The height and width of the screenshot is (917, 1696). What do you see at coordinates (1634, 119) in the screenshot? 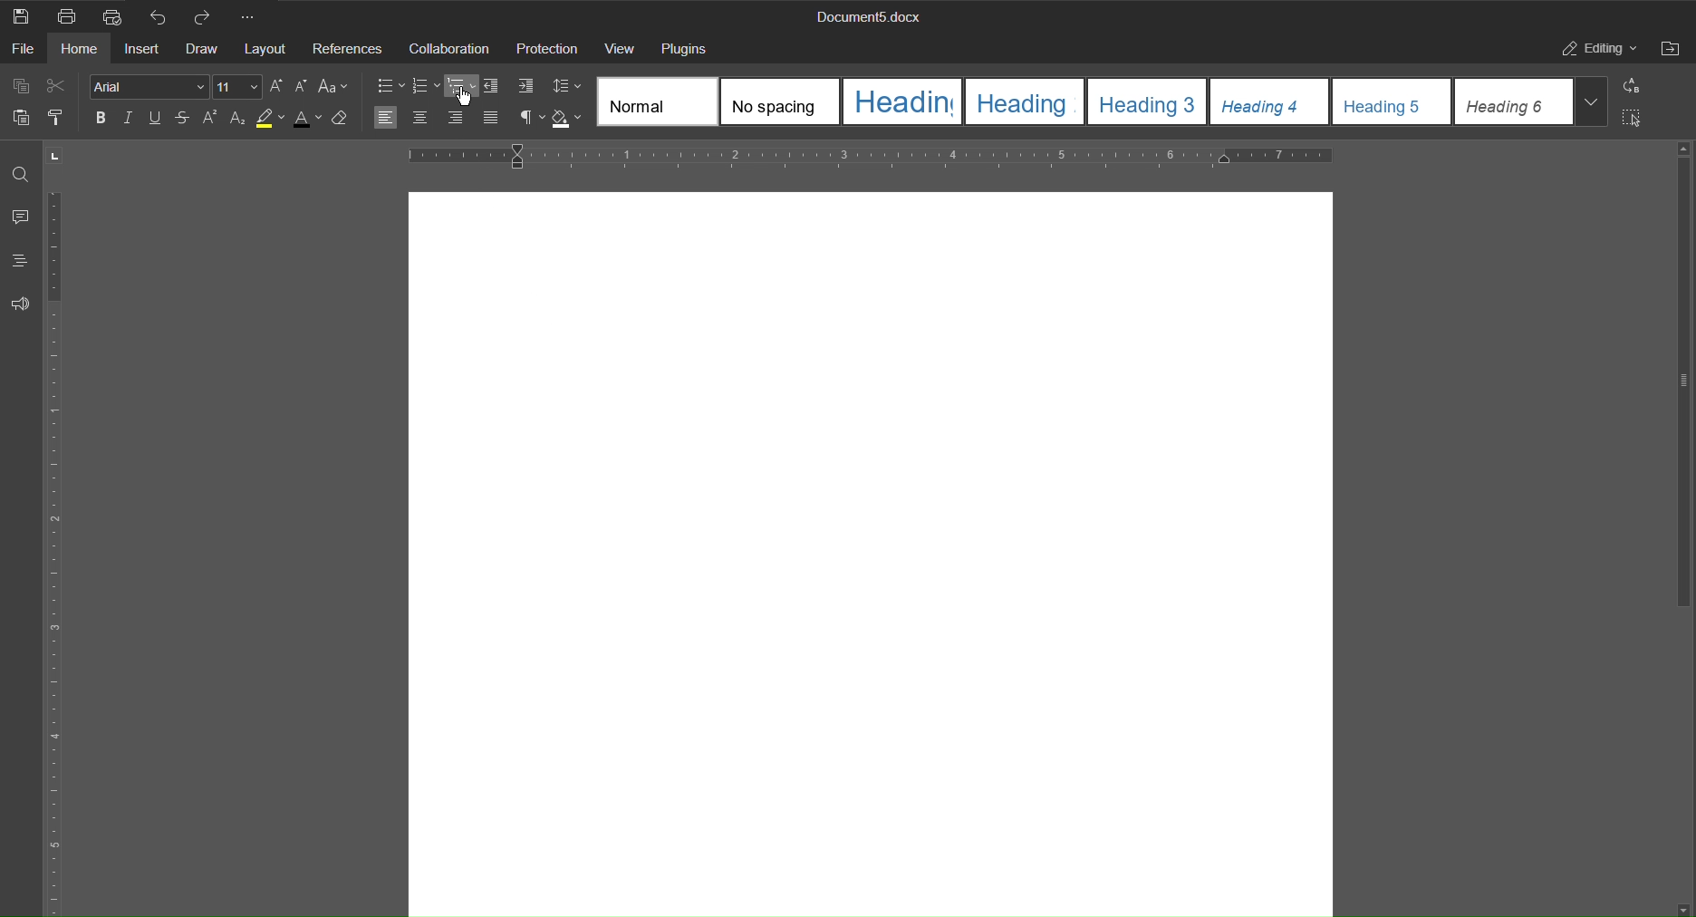
I see `Select All` at bounding box center [1634, 119].